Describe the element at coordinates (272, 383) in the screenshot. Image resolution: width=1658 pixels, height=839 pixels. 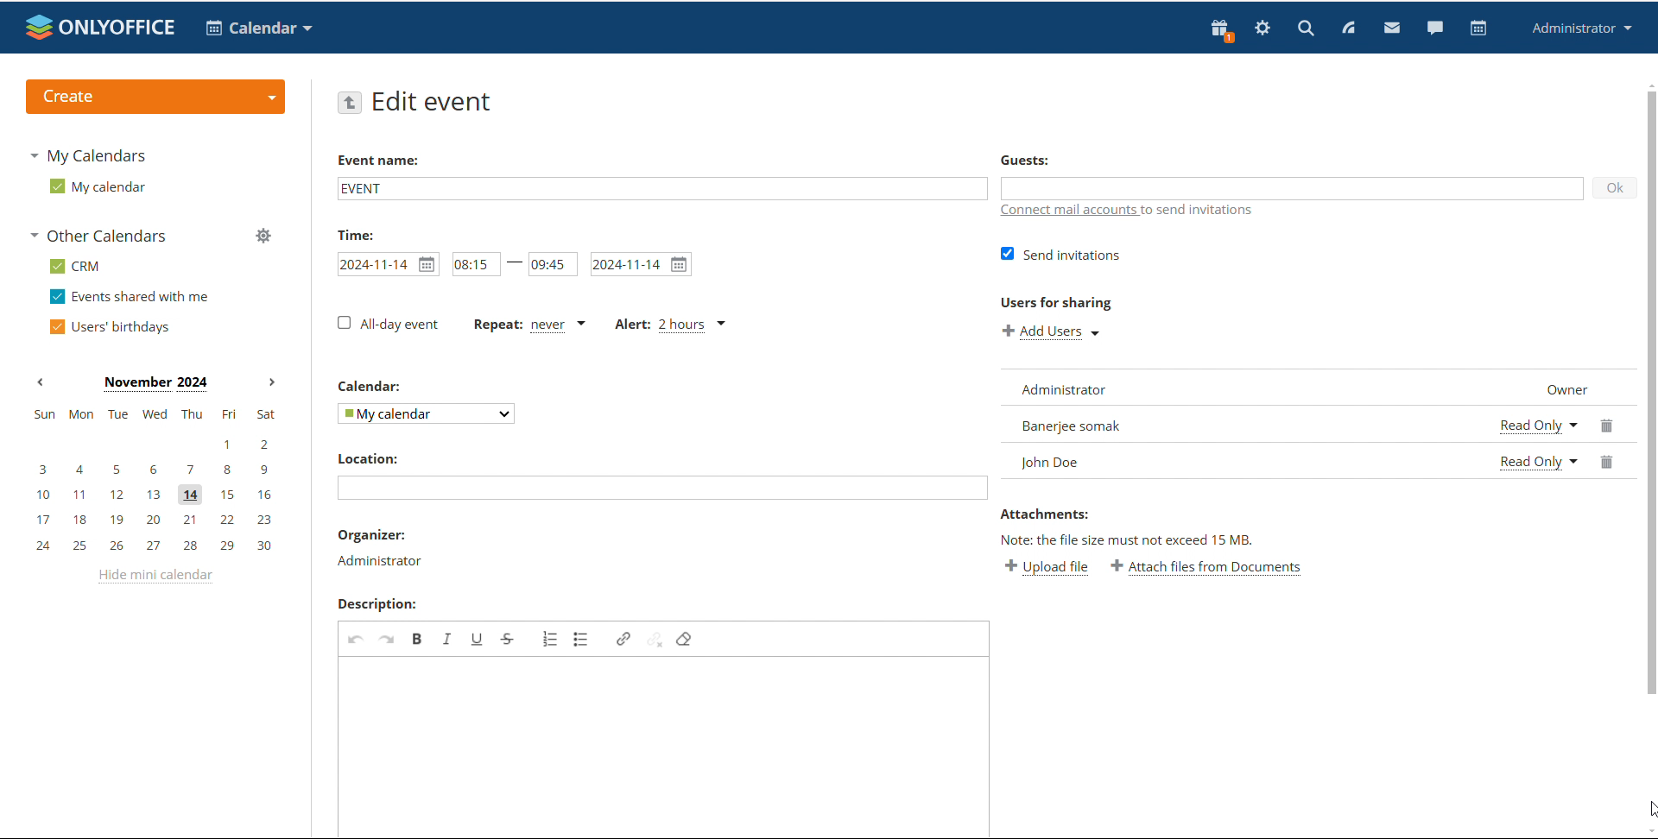
I see `next month` at that location.